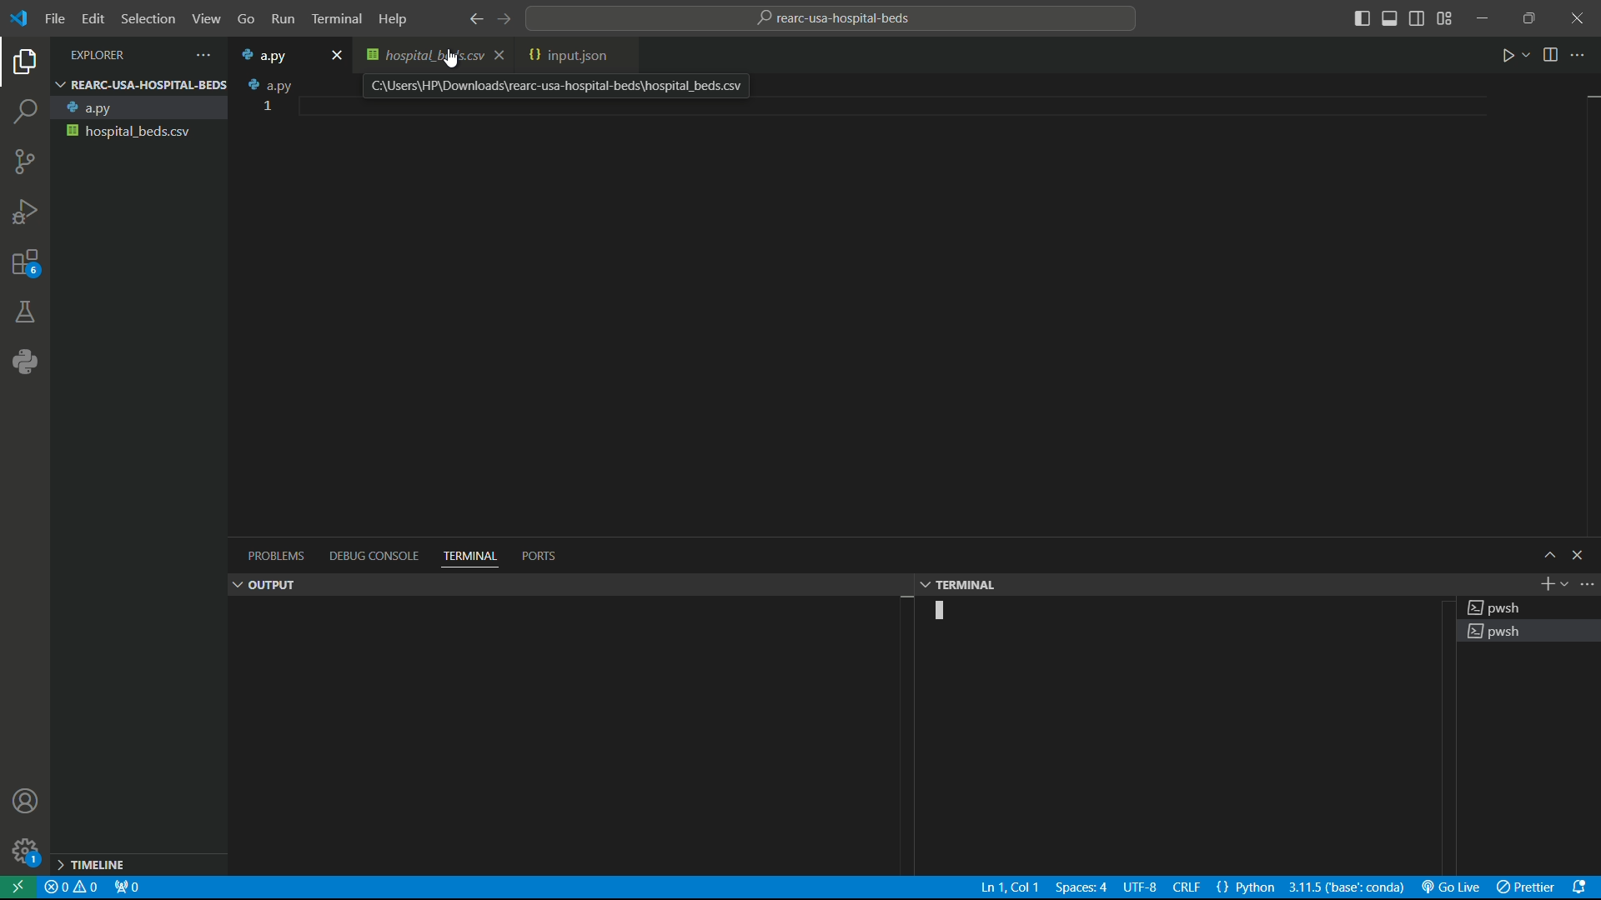 The image size is (1601, 900). What do you see at coordinates (26, 360) in the screenshot?
I see `python` at bounding box center [26, 360].